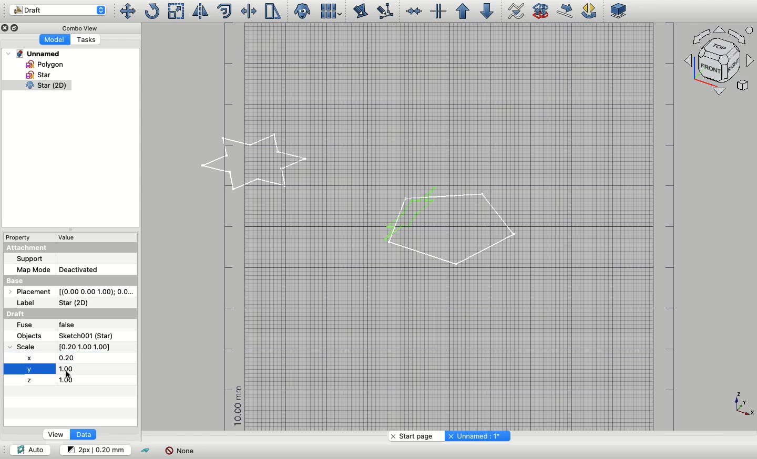  What do you see at coordinates (85, 39) in the screenshot?
I see `Tasks` at bounding box center [85, 39].